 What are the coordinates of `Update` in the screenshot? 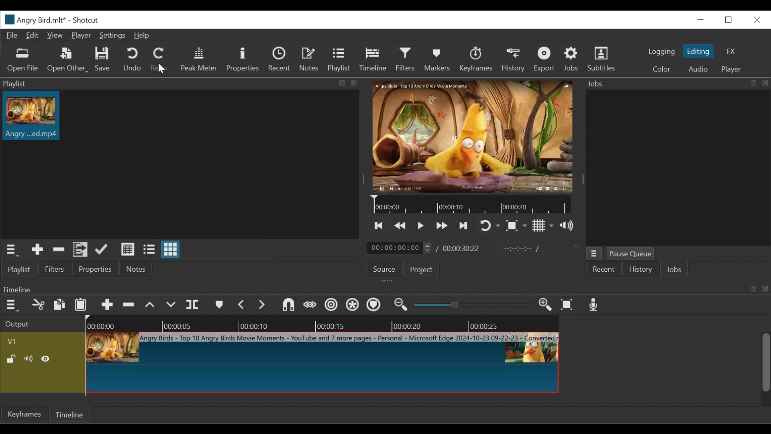 It's located at (102, 249).